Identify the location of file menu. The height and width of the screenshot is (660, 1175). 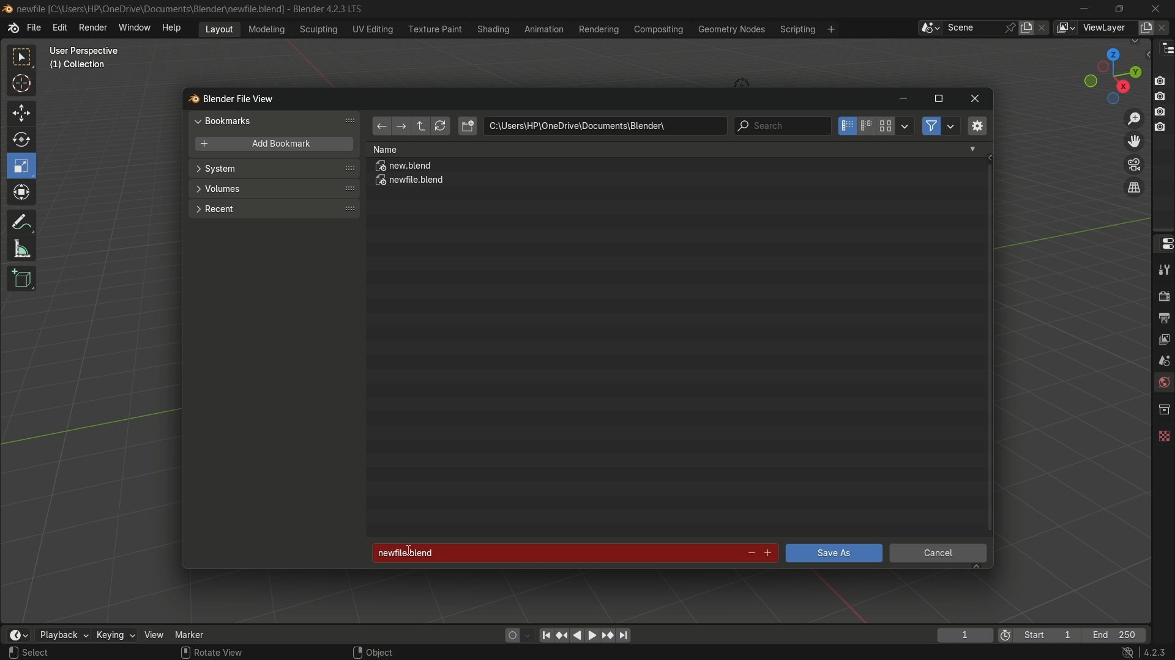
(34, 28).